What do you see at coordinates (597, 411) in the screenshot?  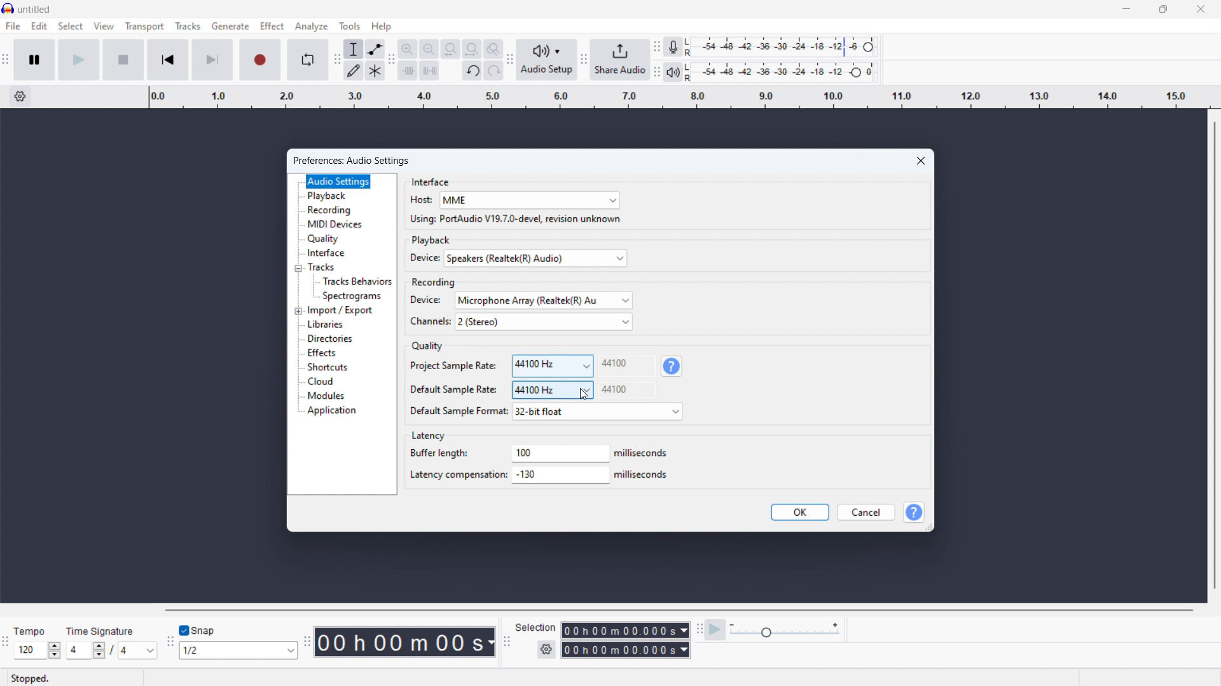 I see `default sample format` at bounding box center [597, 411].